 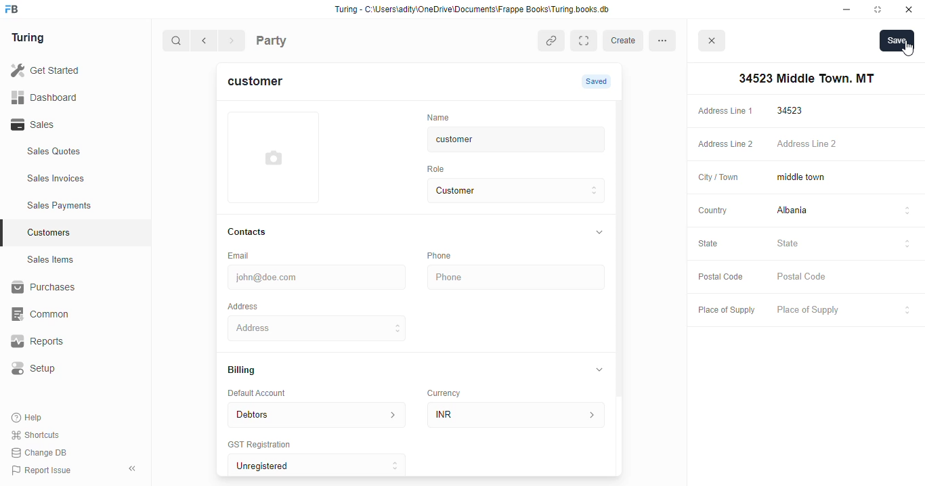 What do you see at coordinates (75, 260) in the screenshot?
I see `Sales Items.` at bounding box center [75, 260].